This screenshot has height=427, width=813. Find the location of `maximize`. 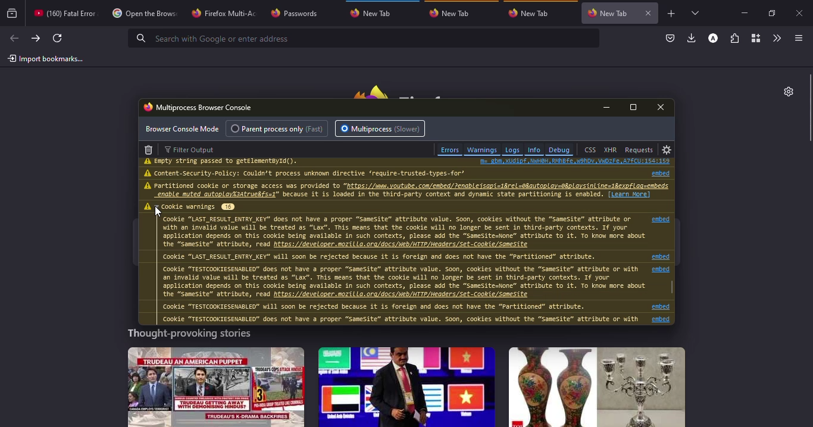

maximize is located at coordinates (634, 108).